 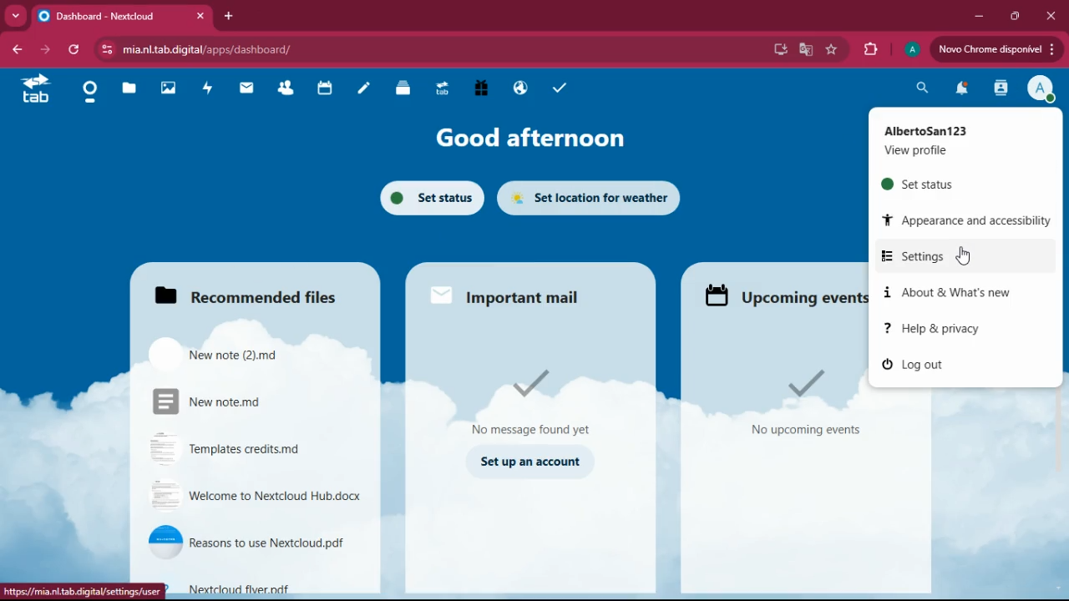 I want to click on favorite, so click(x=832, y=51).